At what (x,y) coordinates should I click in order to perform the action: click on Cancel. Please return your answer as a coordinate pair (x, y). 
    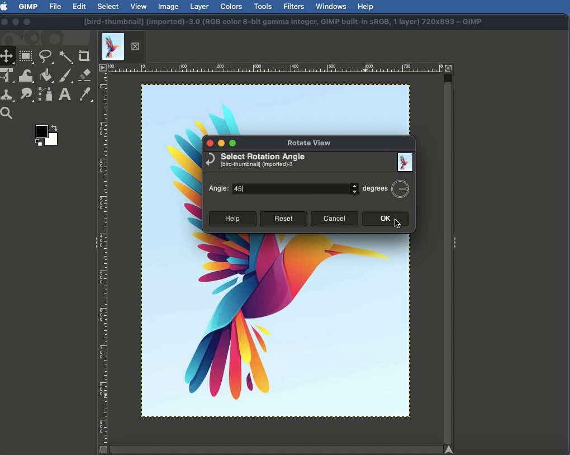
    Looking at the image, I should click on (334, 219).